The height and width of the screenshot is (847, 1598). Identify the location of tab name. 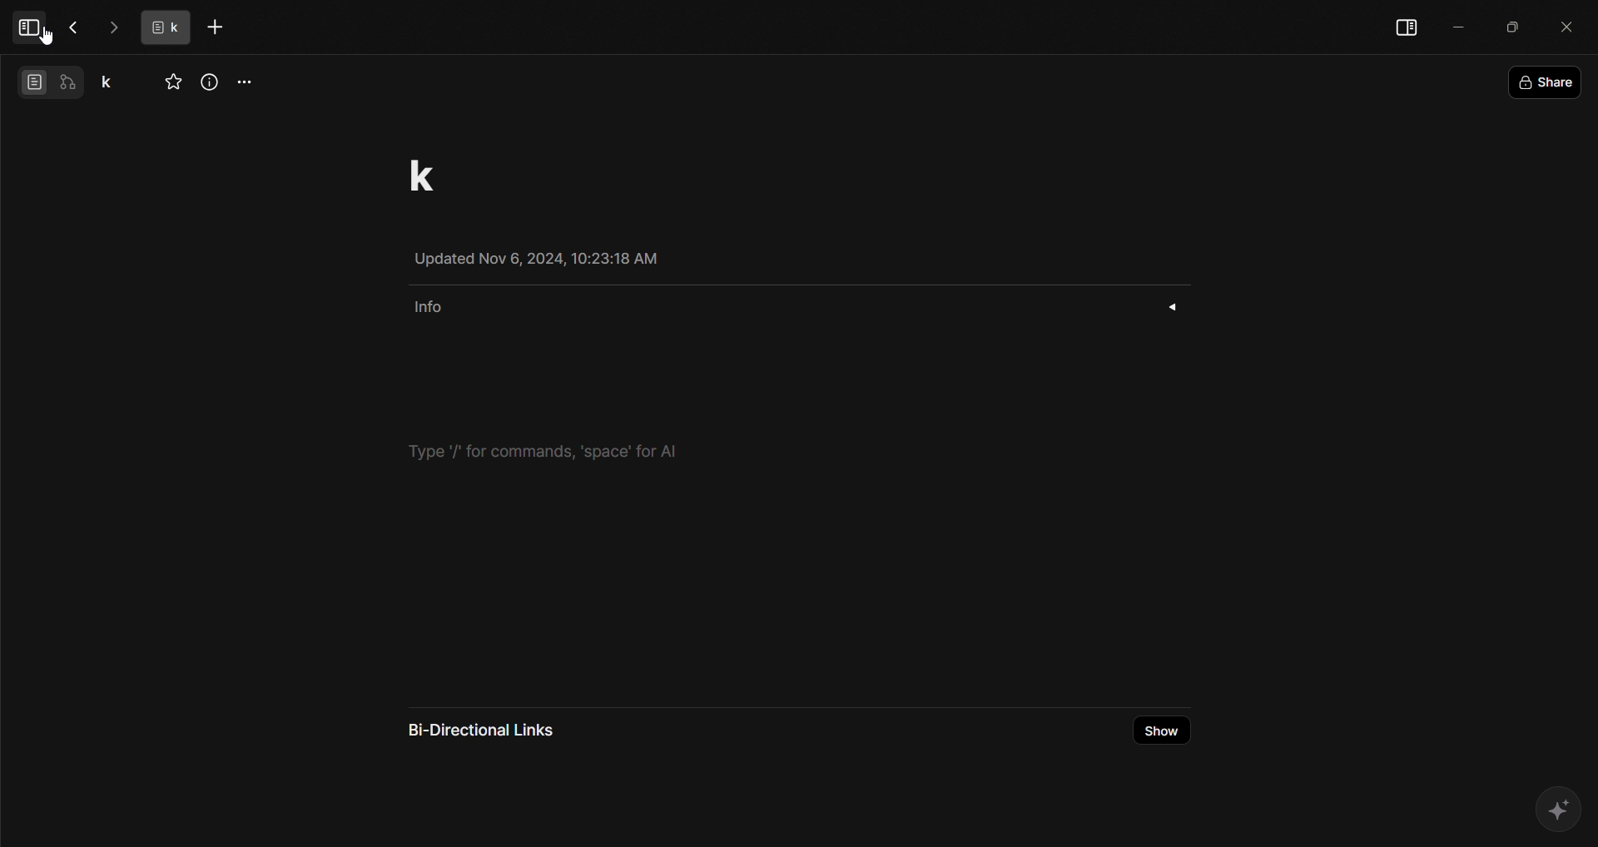
(168, 26).